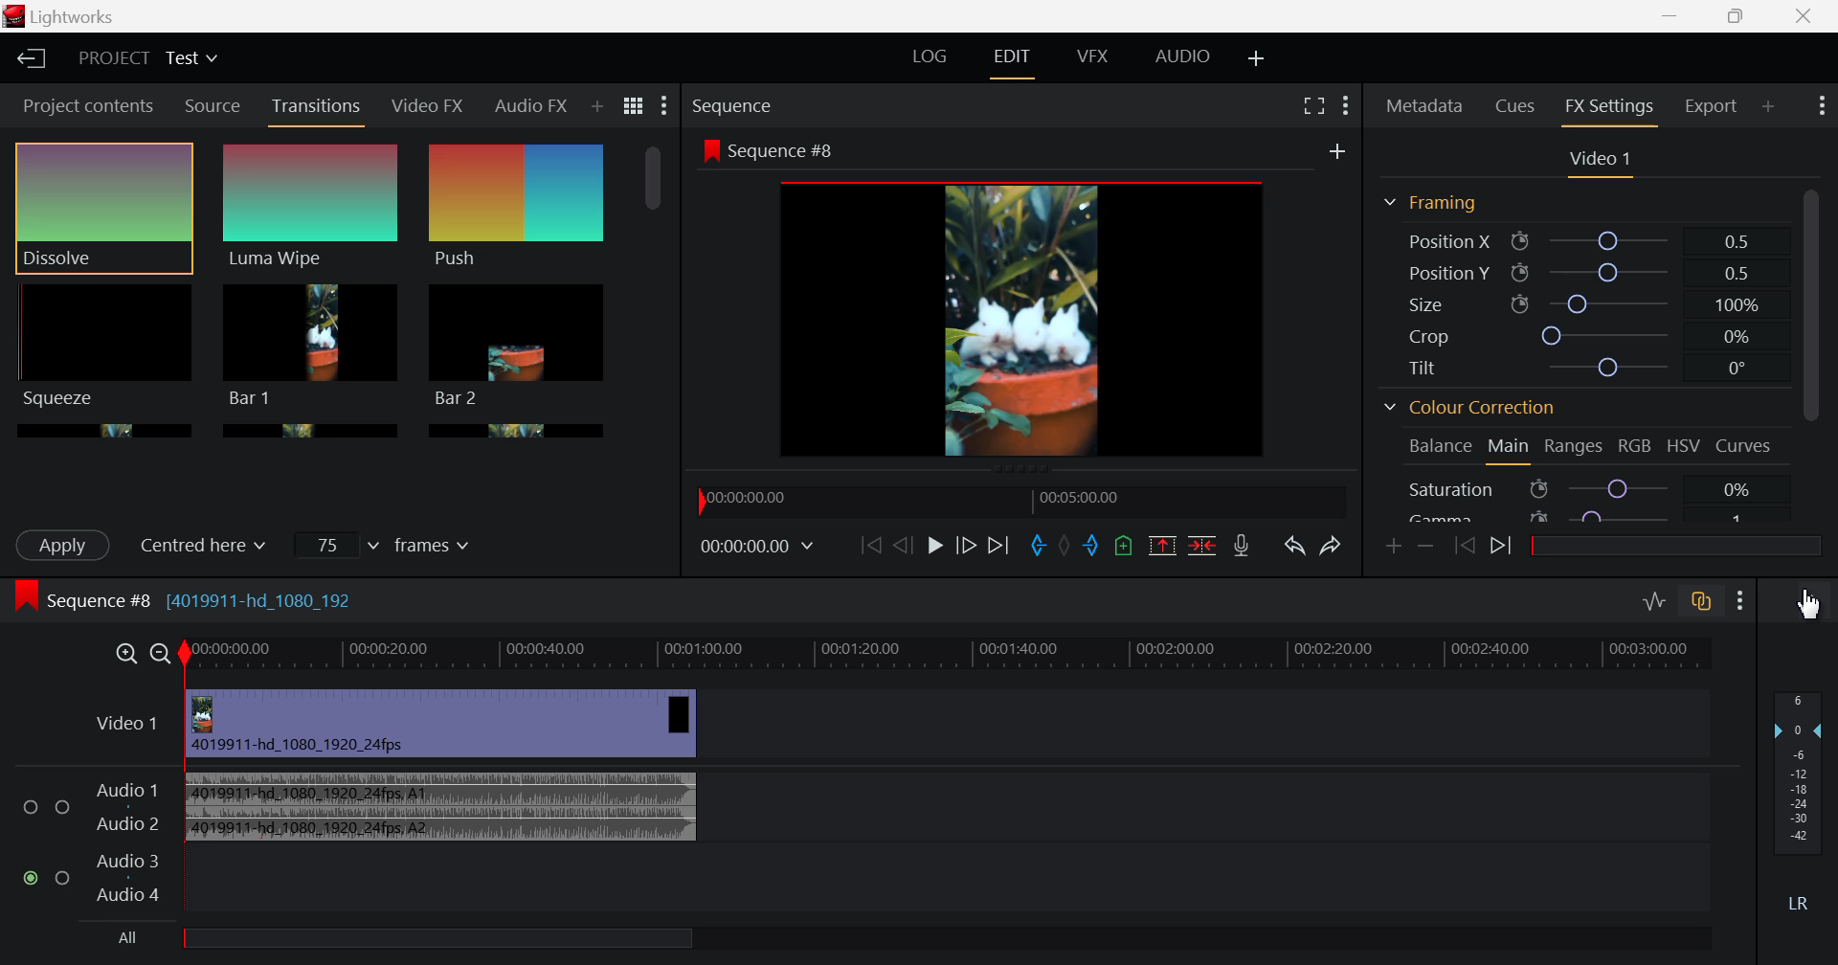  I want to click on Go Back, so click(901, 547).